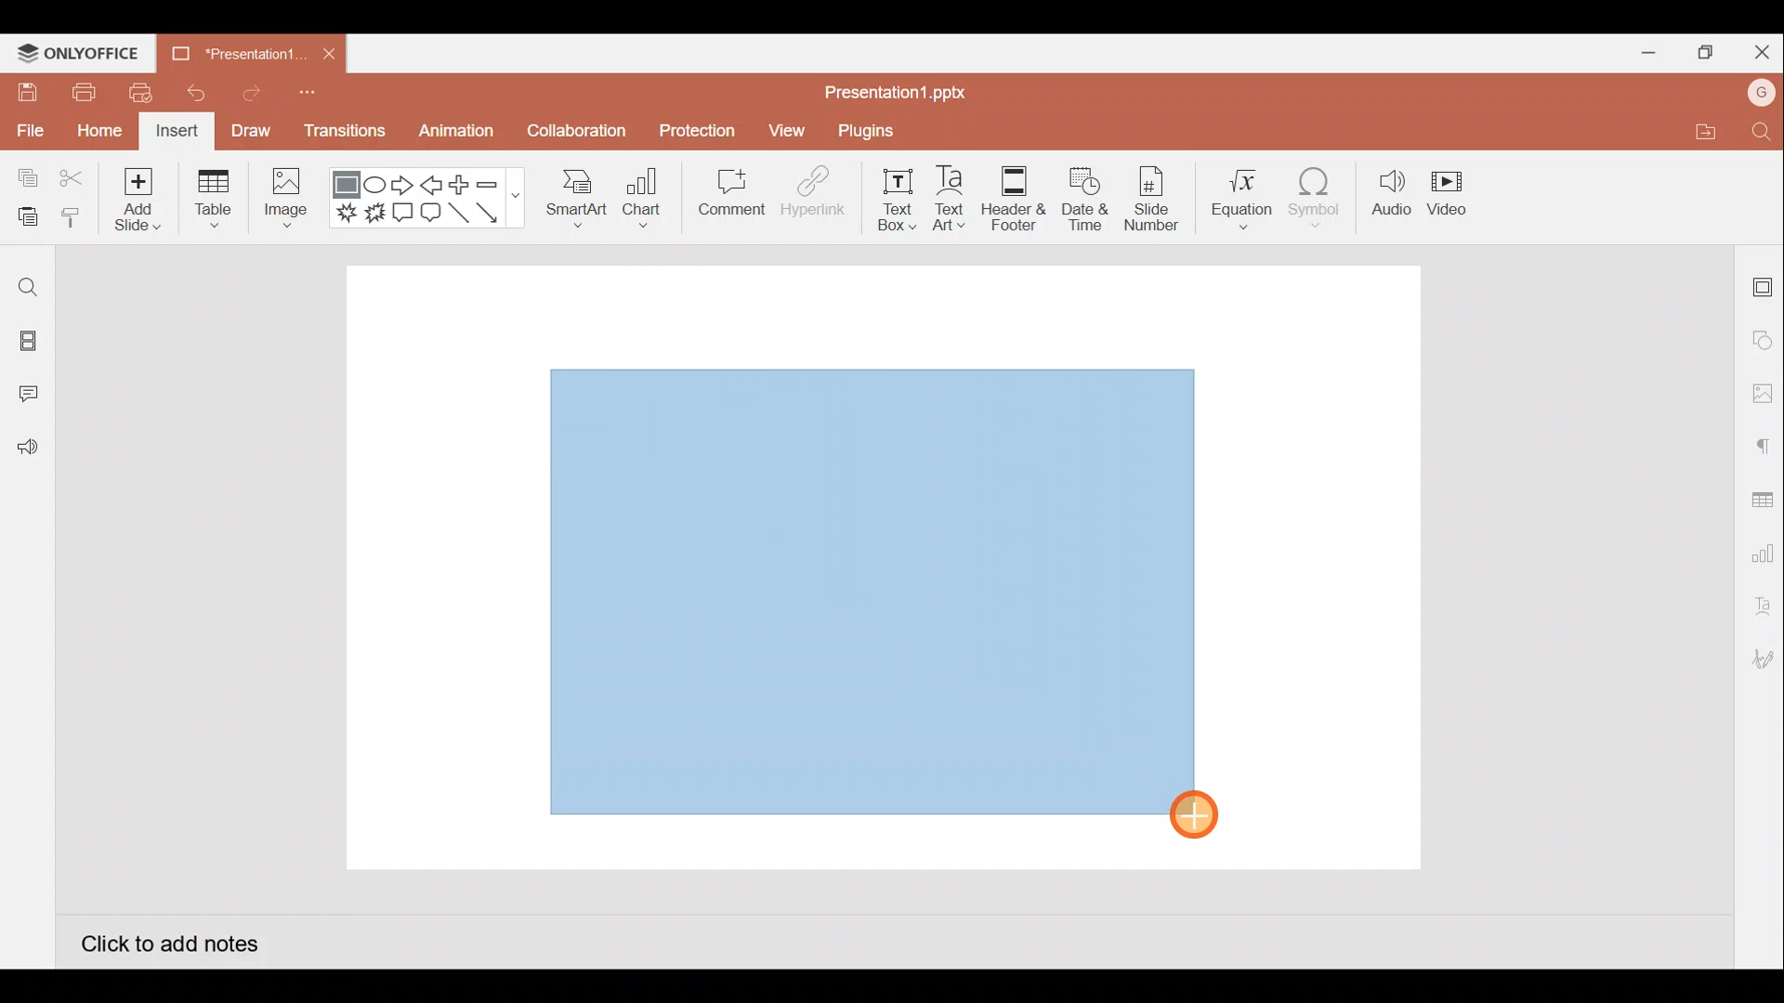 The image size is (1784, 1003). I want to click on Insert, so click(177, 132).